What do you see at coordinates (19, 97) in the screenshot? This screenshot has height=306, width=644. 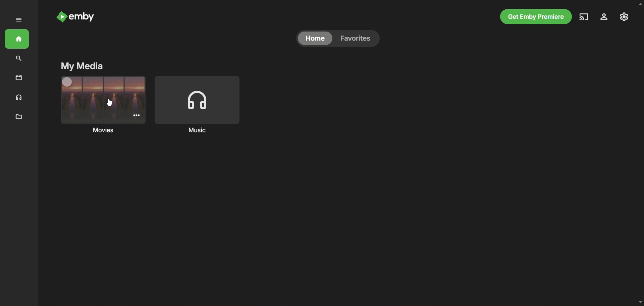 I see `music` at bounding box center [19, 97].